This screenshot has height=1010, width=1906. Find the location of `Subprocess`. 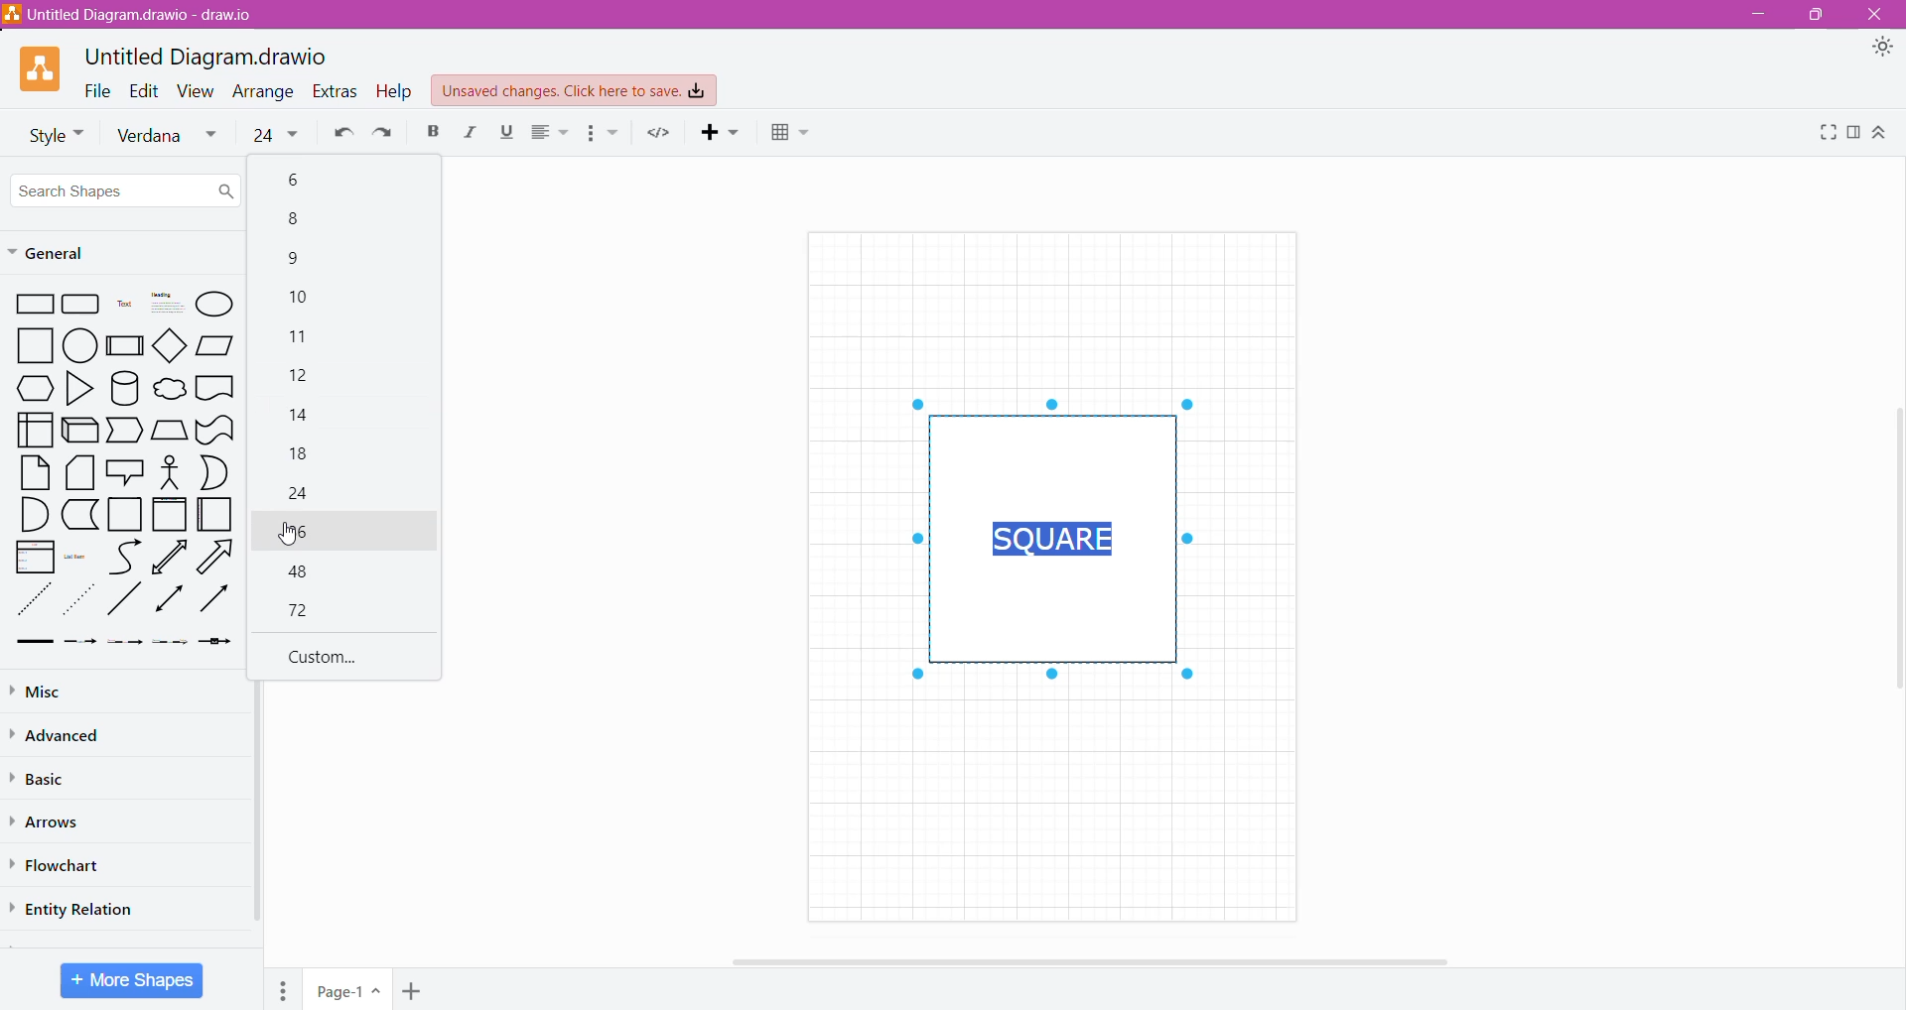

Subprocess is located at coordinates (125, 345).